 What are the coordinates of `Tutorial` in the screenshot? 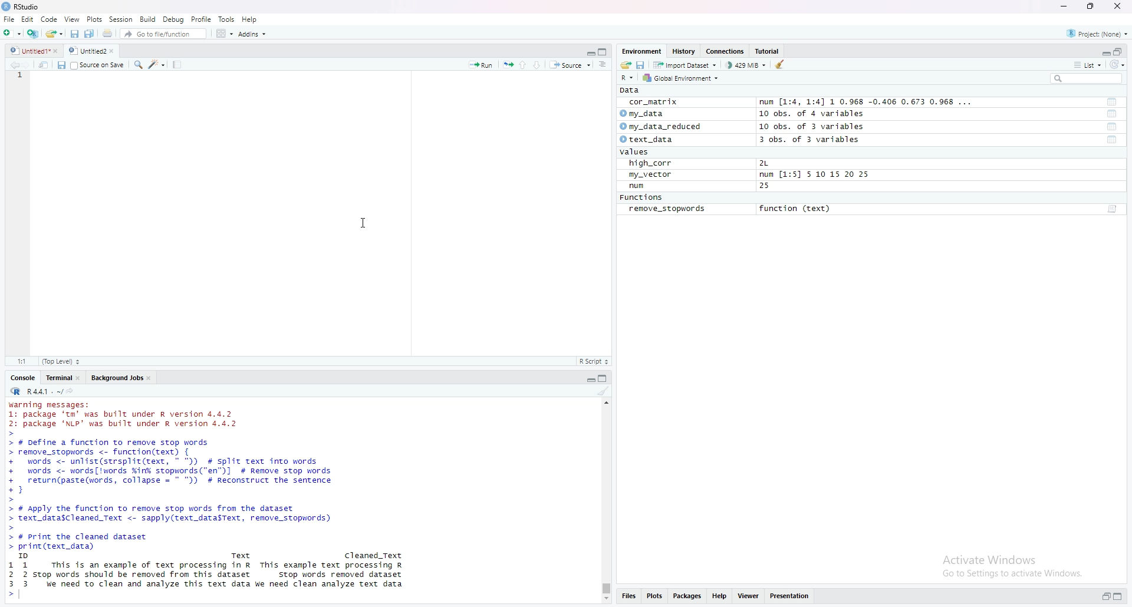 It's located at (767, 52).